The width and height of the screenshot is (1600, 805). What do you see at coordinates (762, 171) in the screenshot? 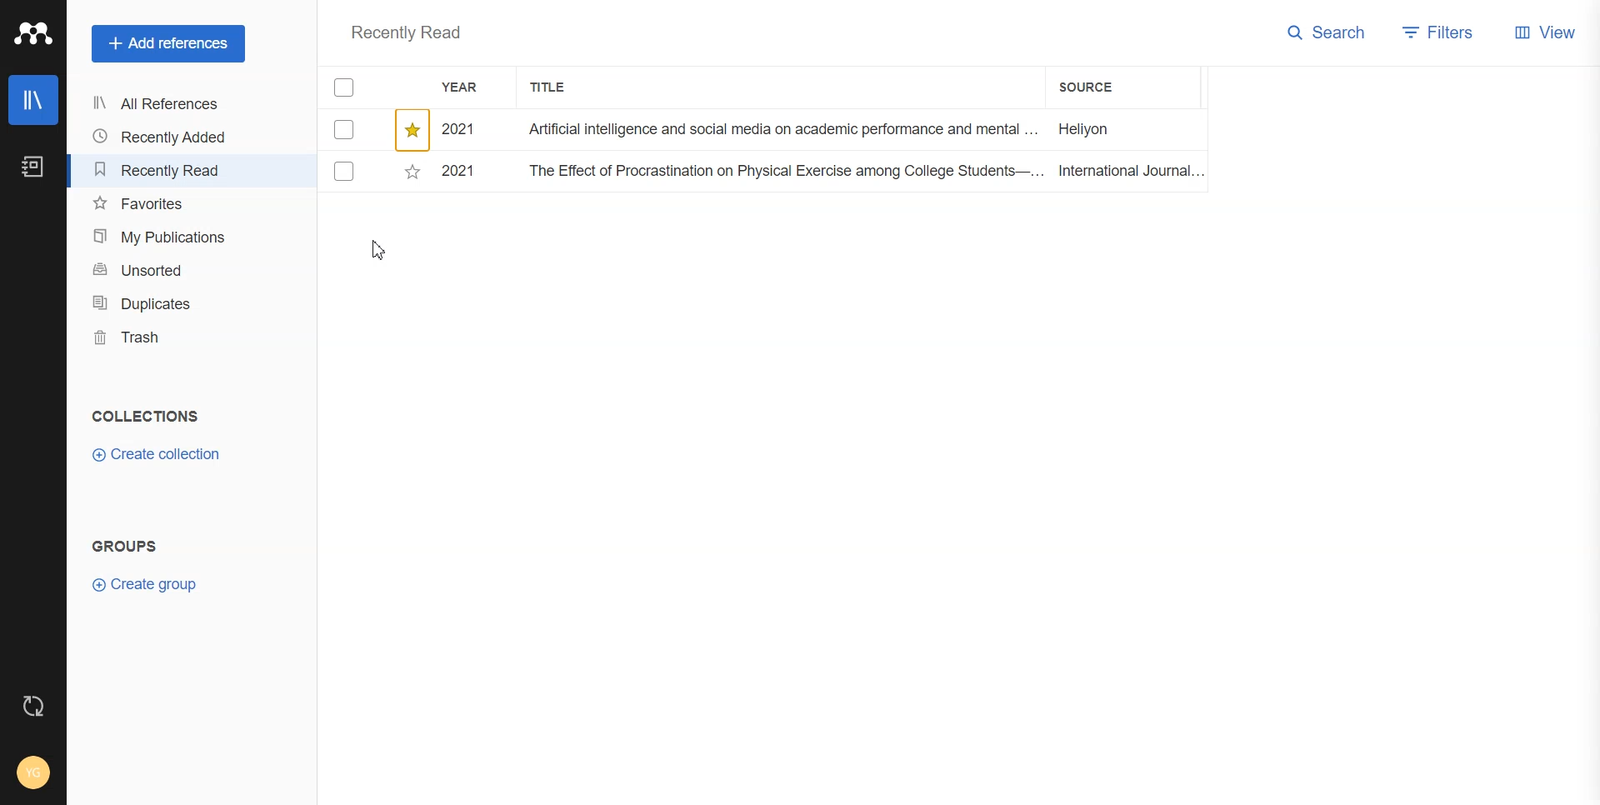
I see `File` at bounding box center [762, 171].